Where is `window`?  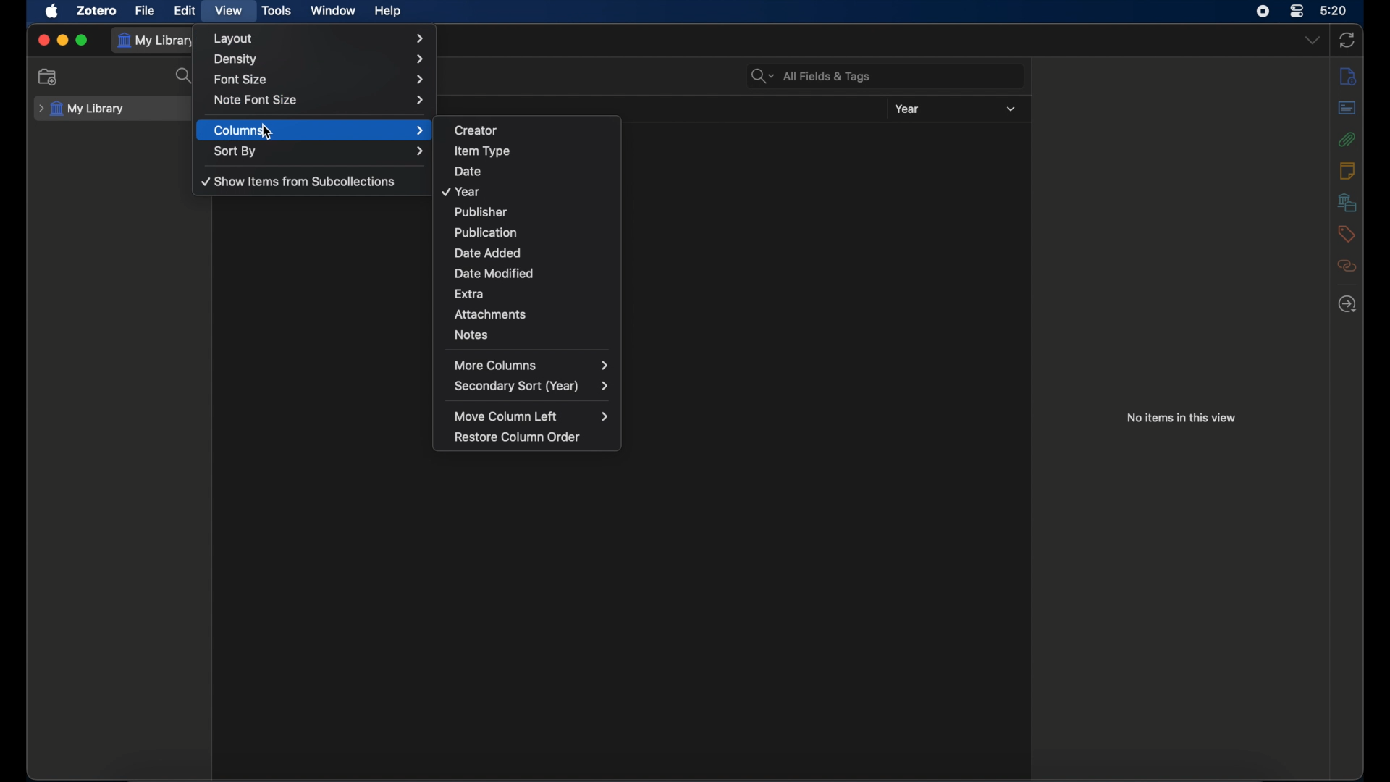 window is located at coordinates (333, 11).